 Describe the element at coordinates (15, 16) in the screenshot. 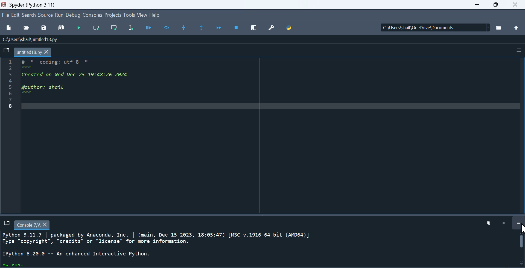

I see `edit` at that location.